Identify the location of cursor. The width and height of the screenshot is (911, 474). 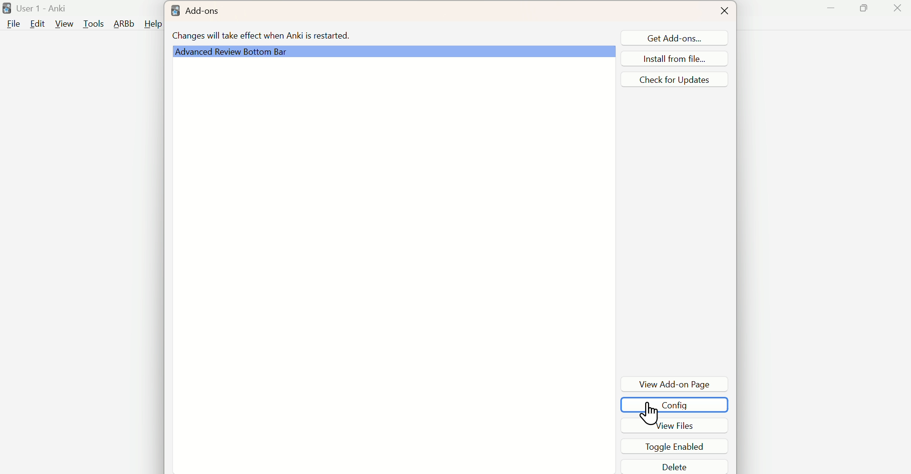
(650, 412).